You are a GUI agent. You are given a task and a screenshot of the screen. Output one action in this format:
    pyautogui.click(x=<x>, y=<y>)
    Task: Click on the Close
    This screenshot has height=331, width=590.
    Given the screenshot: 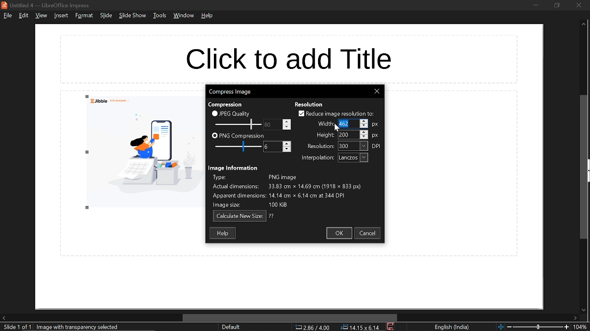 What is the action you would take?
    pyautogui.click(x=377, y=91)
    